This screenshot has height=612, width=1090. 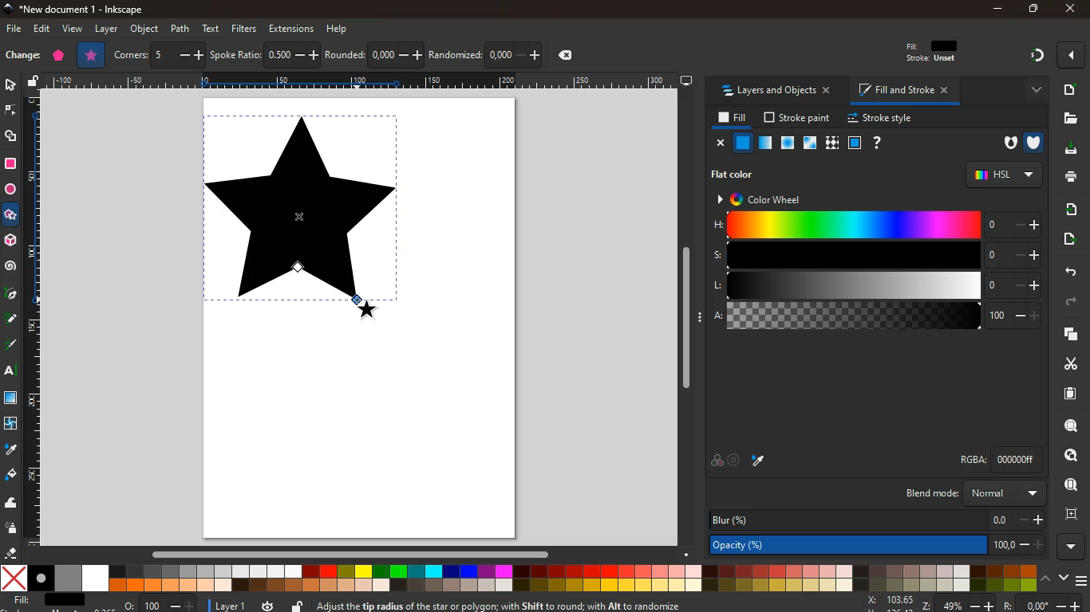 I want to click on layers, so click(x=1064, y=334).